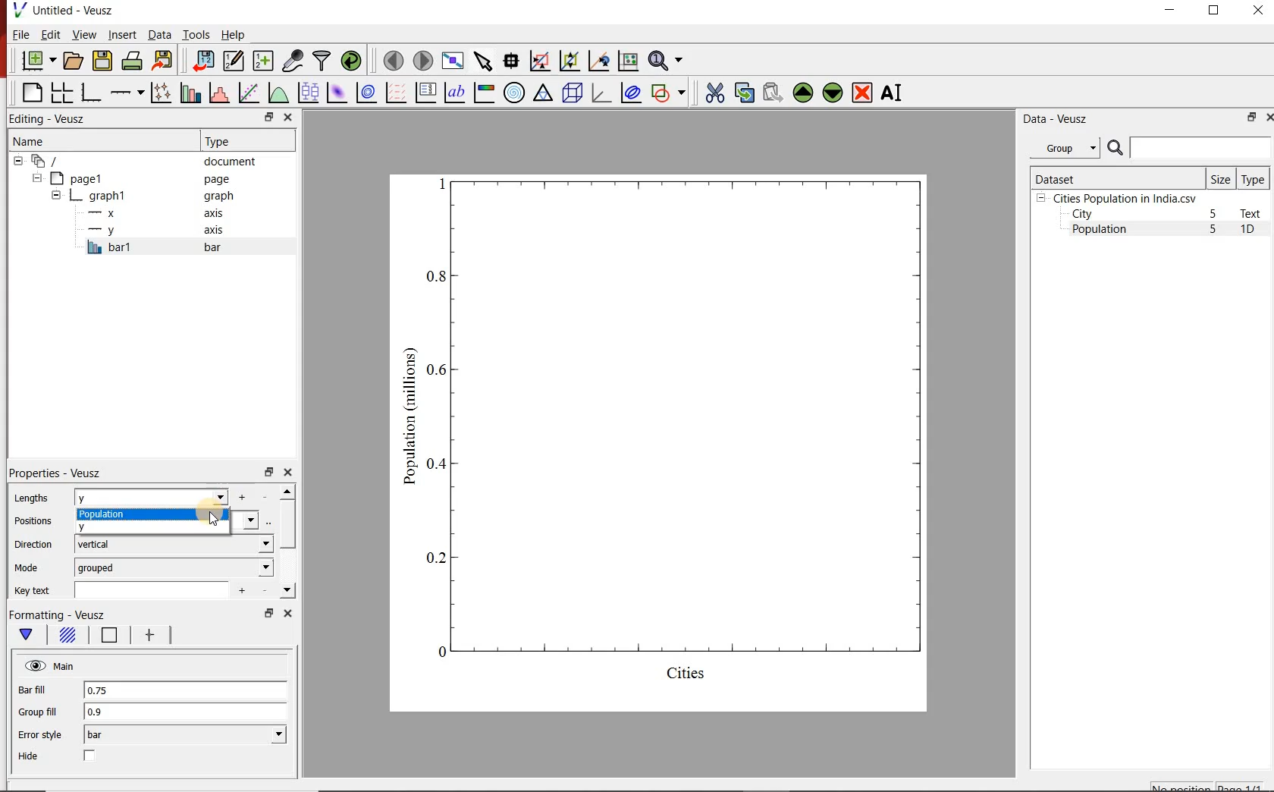 This screenshot has height=792, width=1274. I want to click on add a shape to the plot, so click(669, 92).